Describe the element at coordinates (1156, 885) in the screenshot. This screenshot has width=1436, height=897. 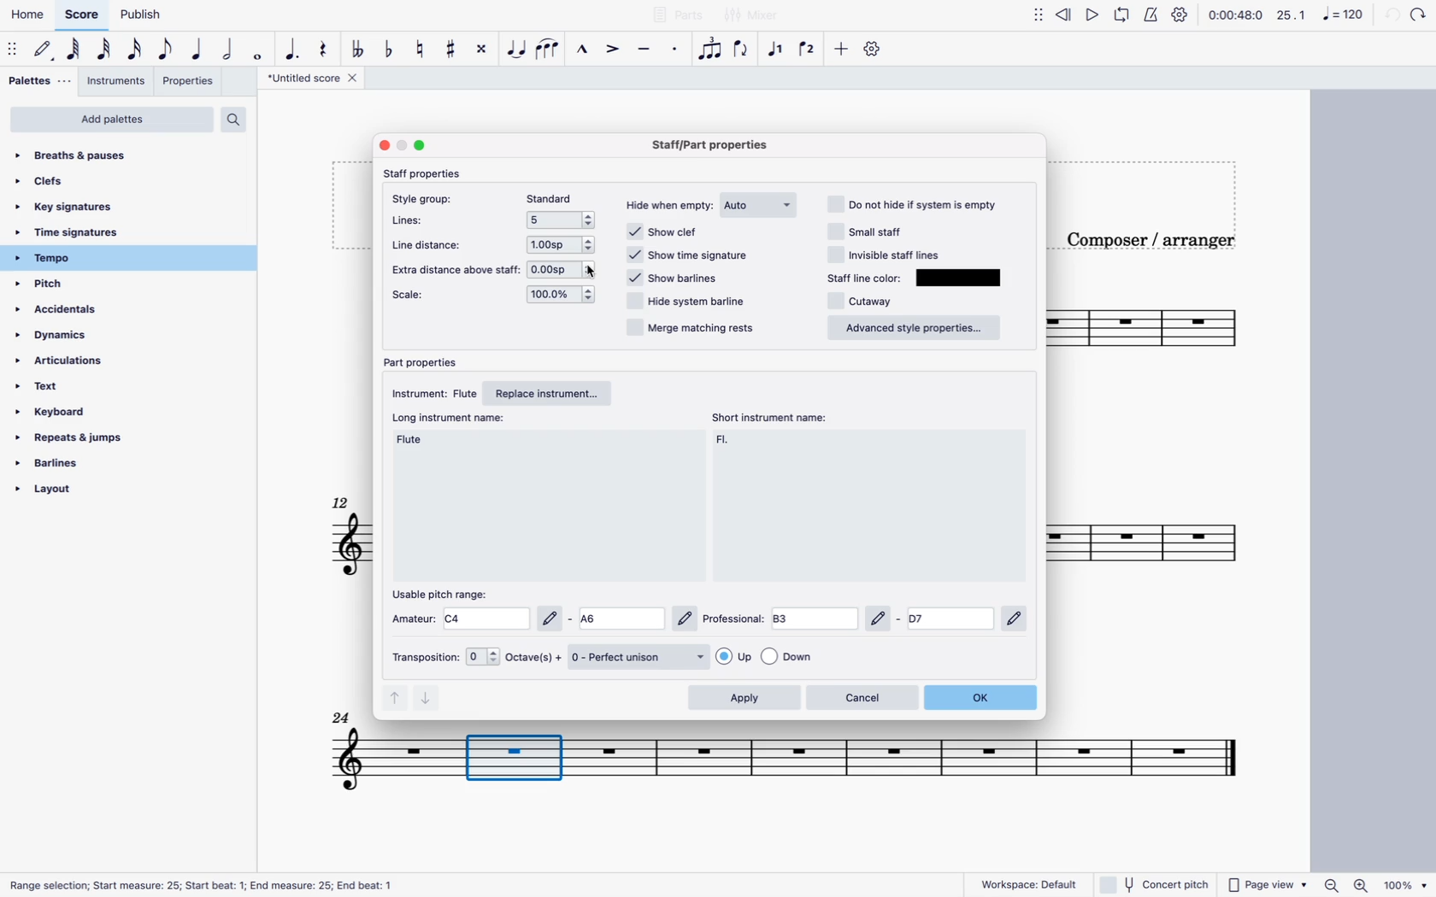
I see `concert pitch` at that location.